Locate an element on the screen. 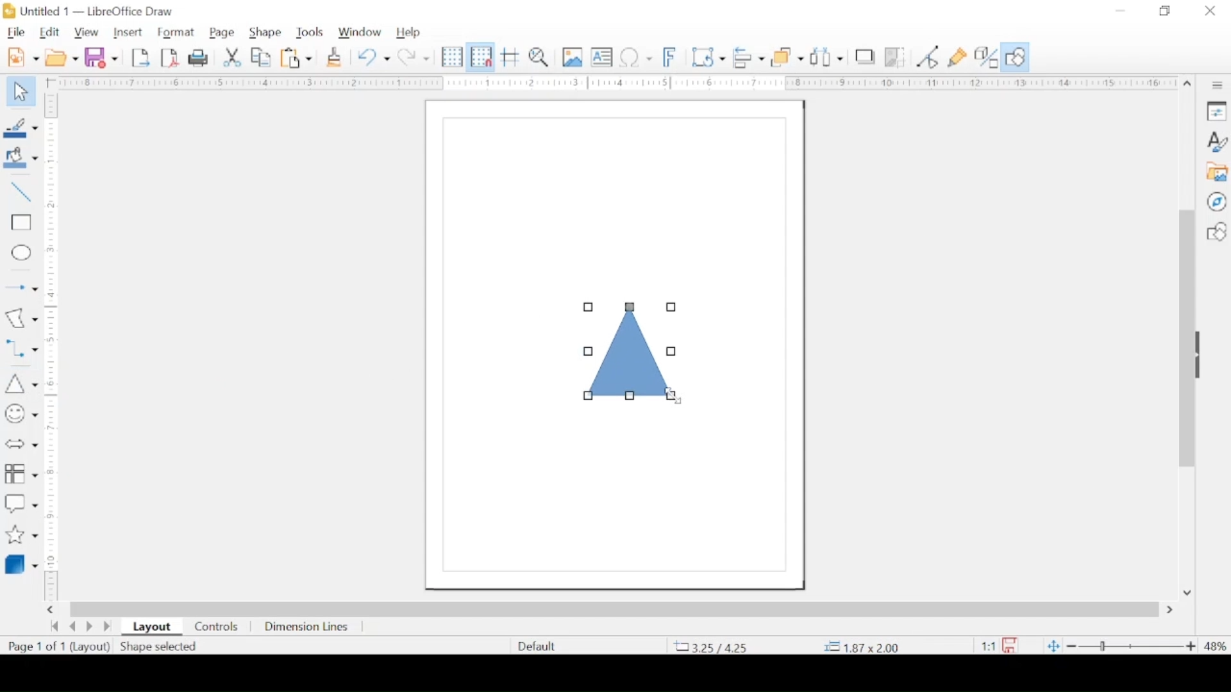 The width and height of the screenshot is (1231, 692). coordinate is located at coordinates (712, 647).